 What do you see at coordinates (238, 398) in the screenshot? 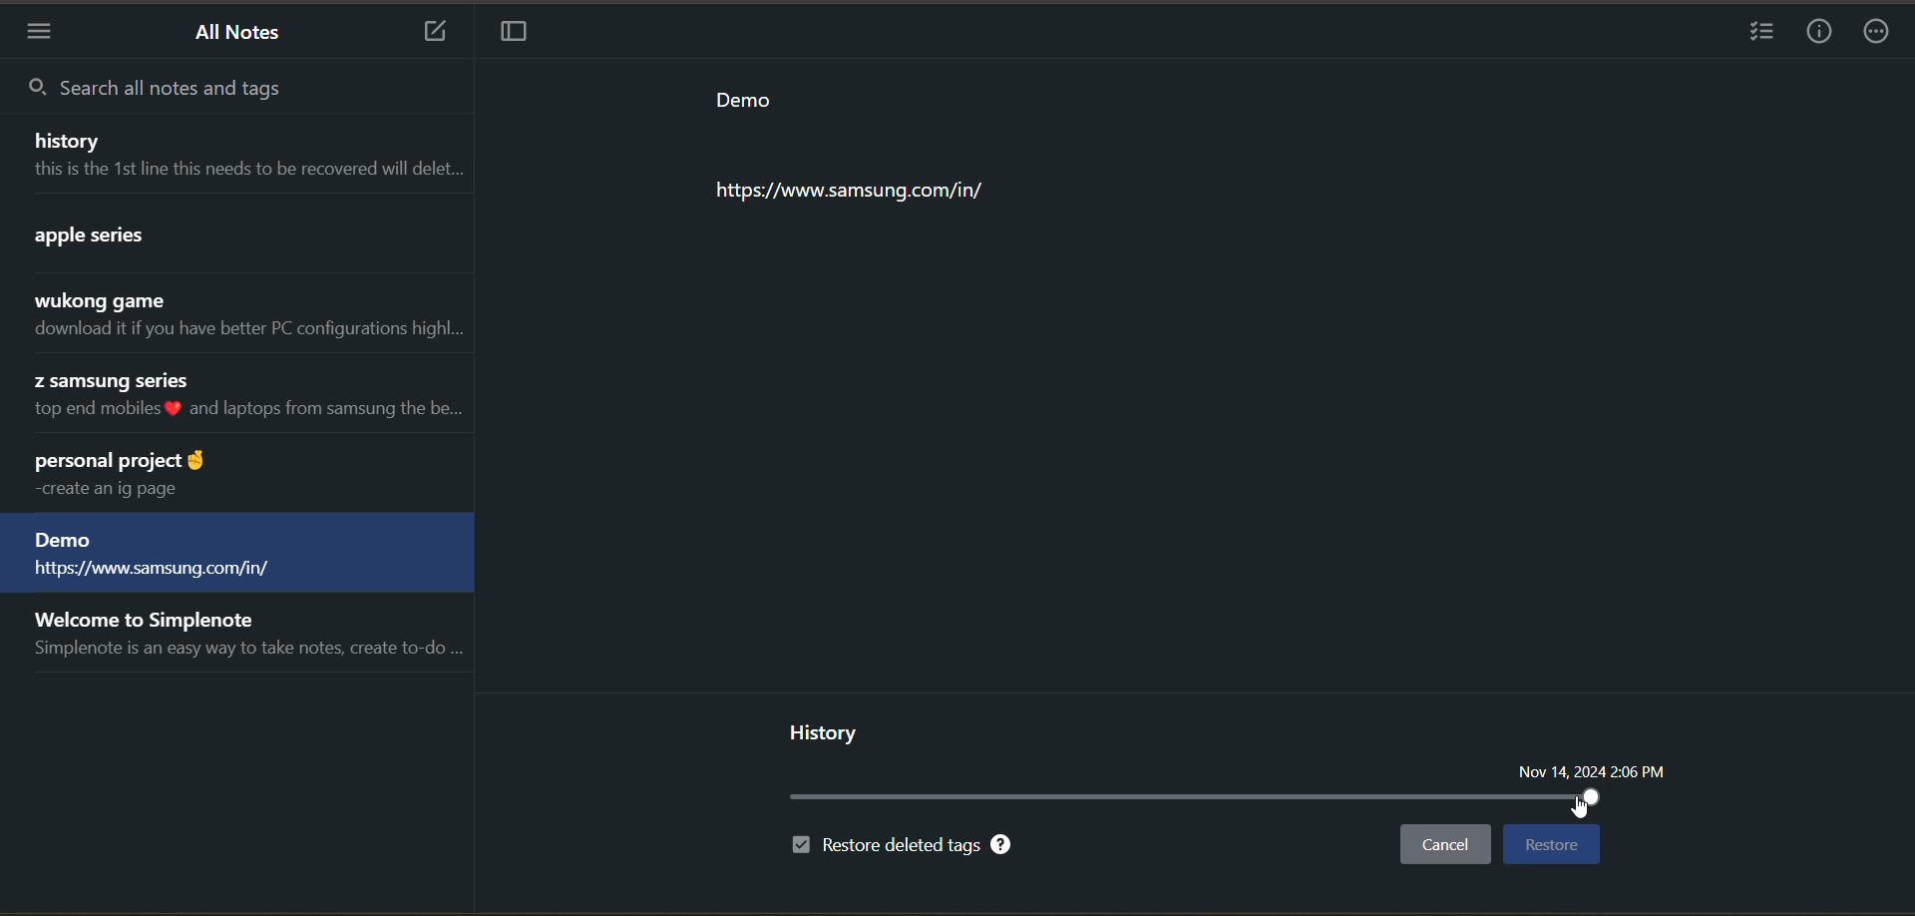
I see `note title and preview` at bounding box center [238, 398].